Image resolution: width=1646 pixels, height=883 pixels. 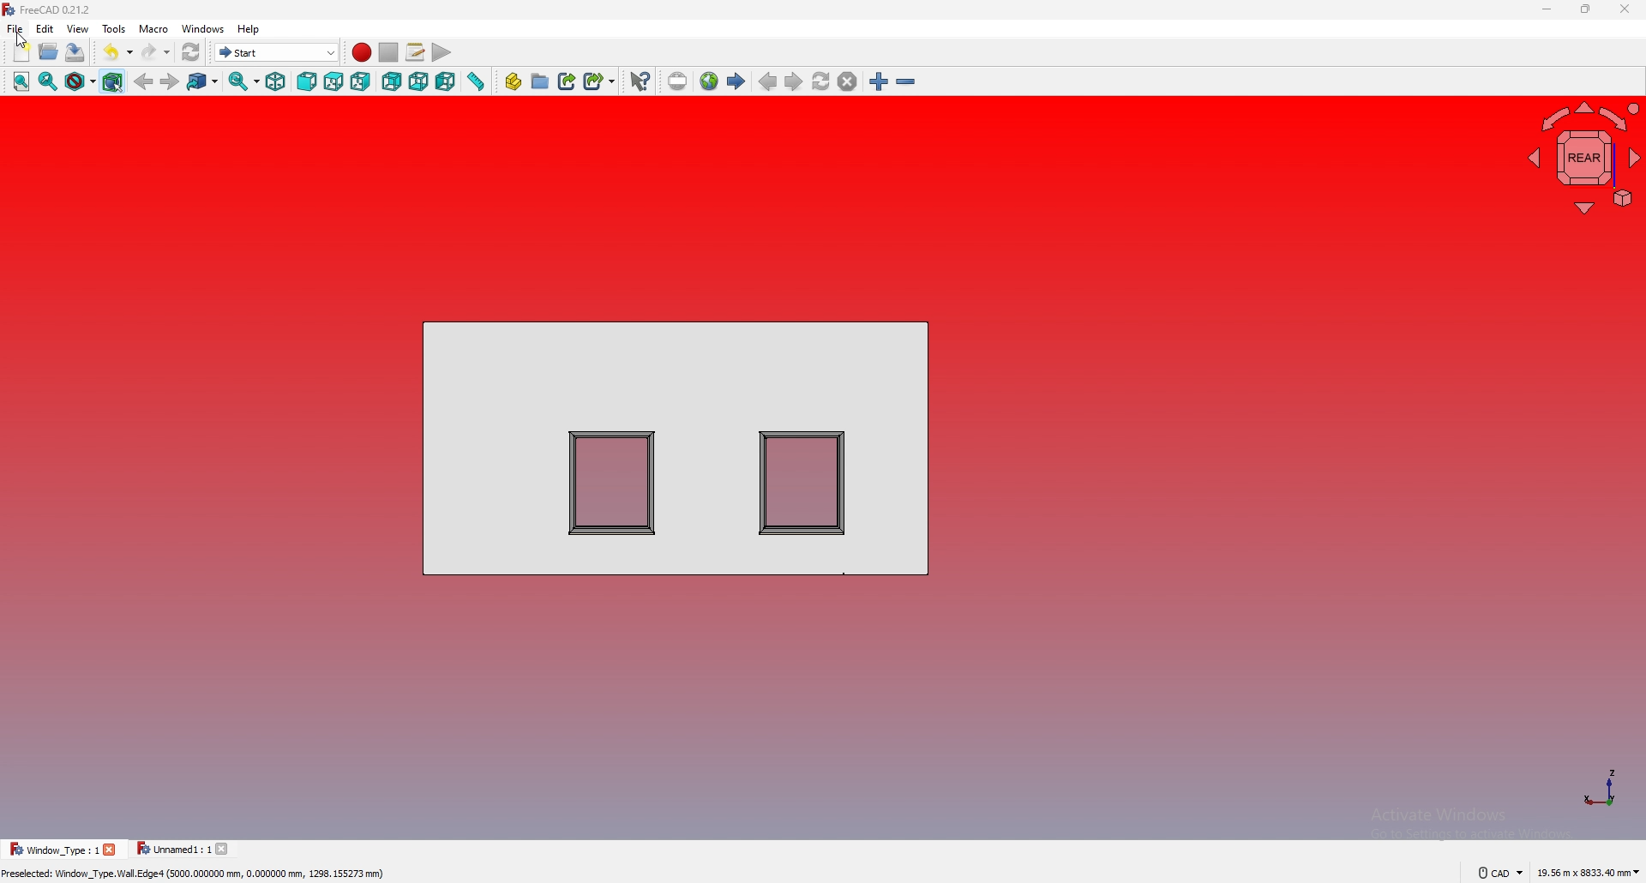 What do you see at coordinates (879, 81) in the screenshot?
I see `zoom in` at bounding box center [879, 81].